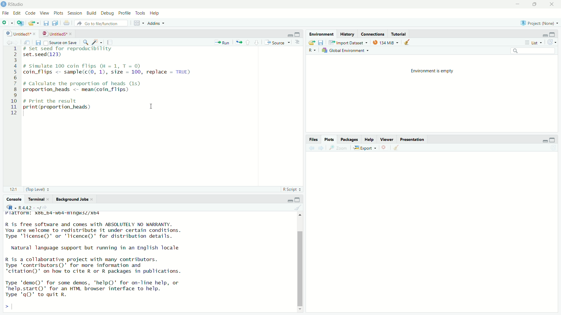 The image size is (561, 315). Describe the element at coordinates (290, 200) in the screenshot. I see `minimize` at that location.